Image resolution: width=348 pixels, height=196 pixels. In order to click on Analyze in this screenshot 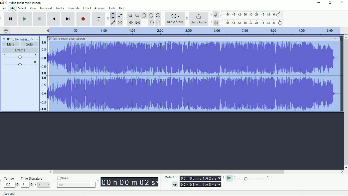, I will do `click(100, 8)`.